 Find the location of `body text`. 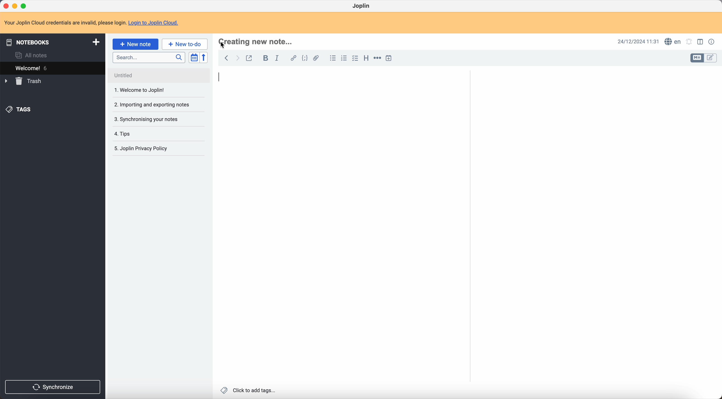

body text is located at coordinates (593, 234).